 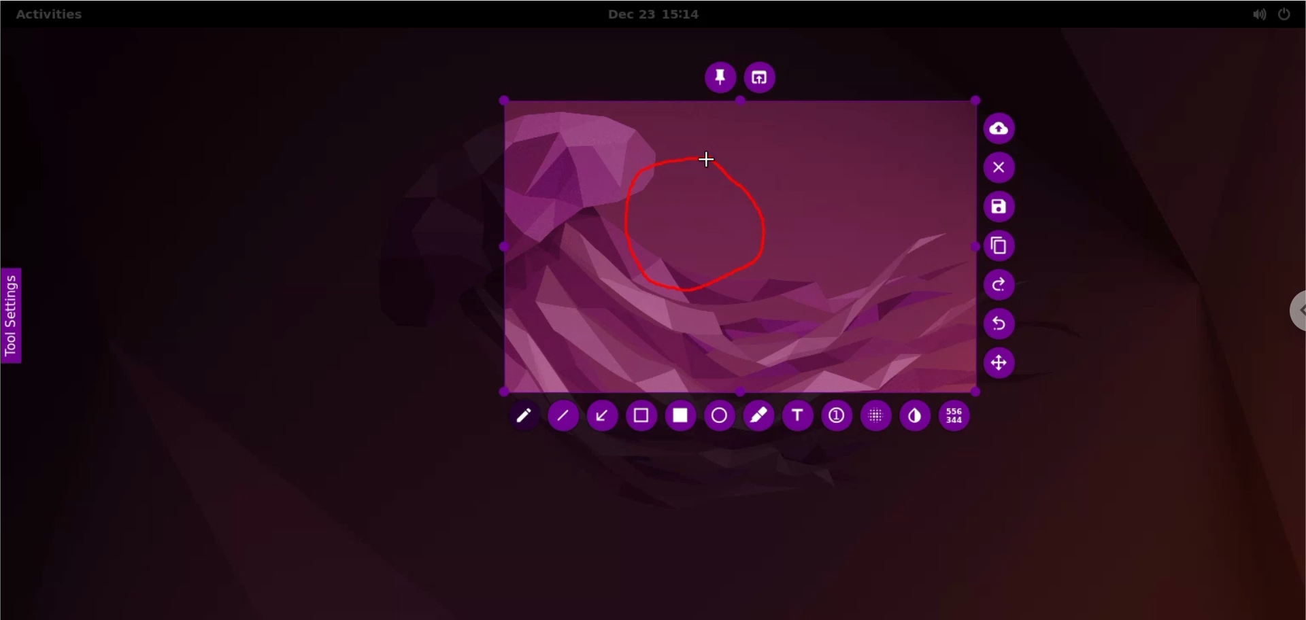 I want to click on move selection, so click(x=1002, y=366).